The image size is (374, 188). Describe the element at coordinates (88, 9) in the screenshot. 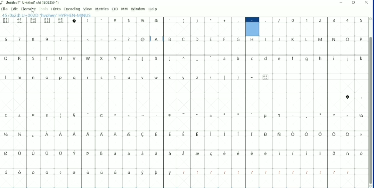

I see `View` at that location.